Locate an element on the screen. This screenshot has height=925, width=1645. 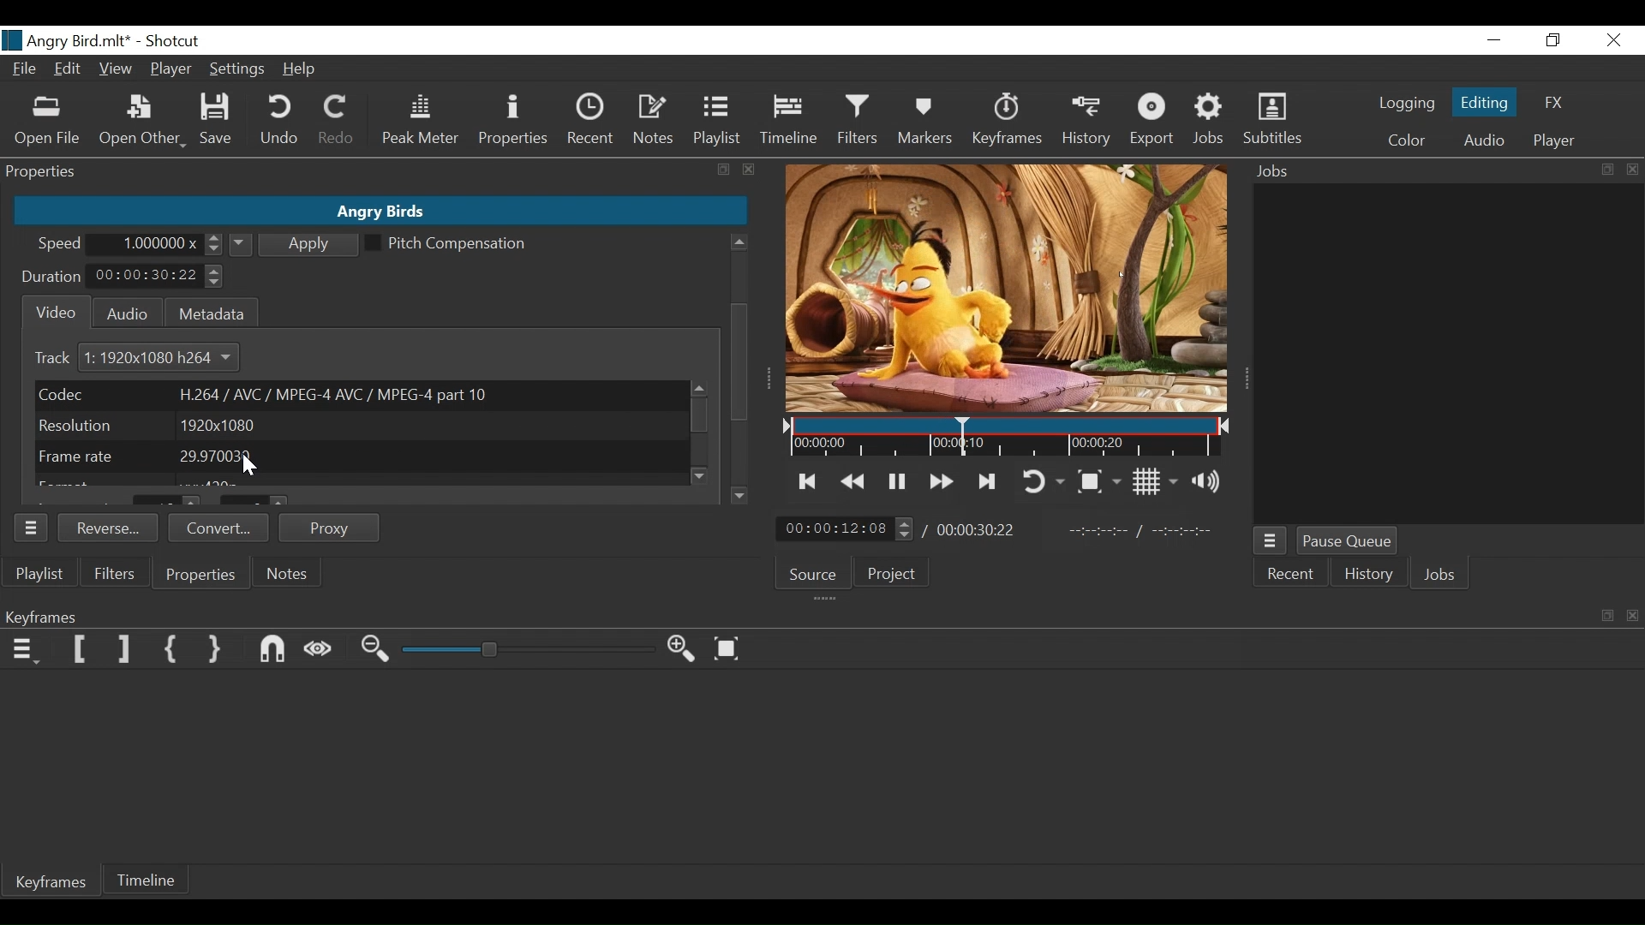
Jobs Panel is located at coordinates (1440, 172).